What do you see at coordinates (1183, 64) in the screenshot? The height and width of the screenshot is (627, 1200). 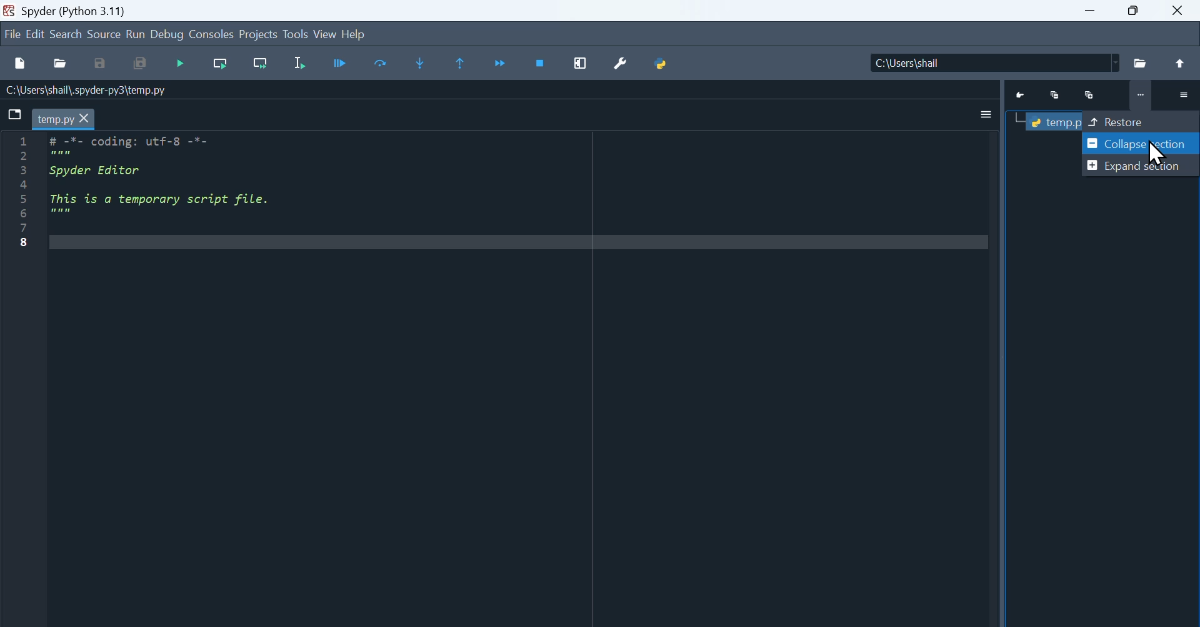 I see `Up to` at bounding box center [1183, 64].